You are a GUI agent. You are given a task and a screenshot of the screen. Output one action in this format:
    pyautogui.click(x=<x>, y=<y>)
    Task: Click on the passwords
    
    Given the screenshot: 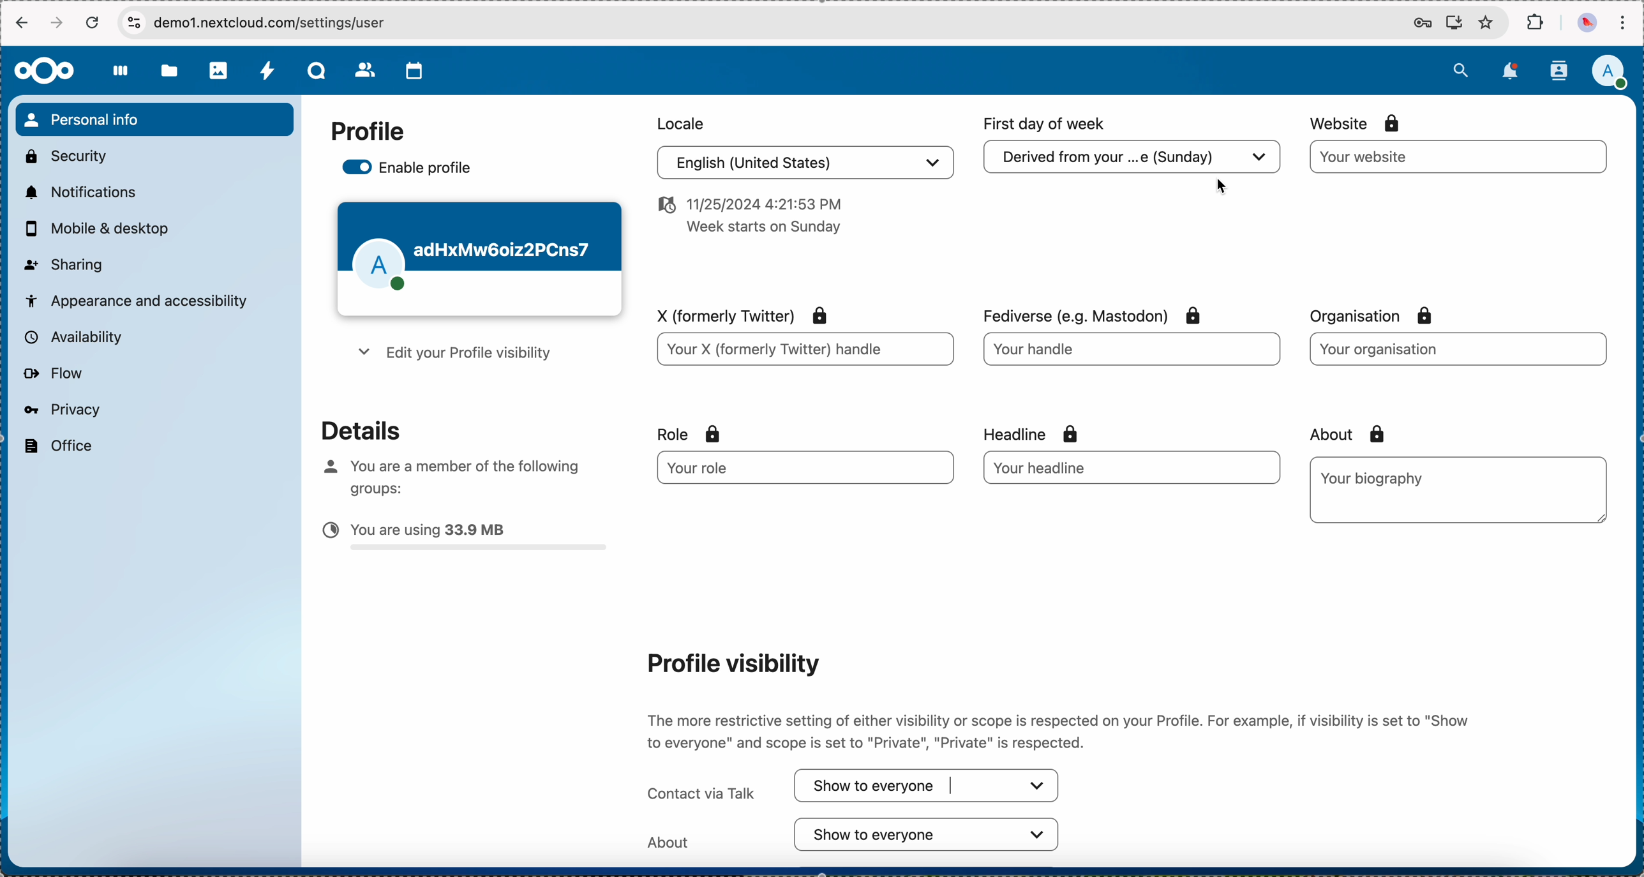 What is the action you would take?
    pyautogui.click(x=1419, y=24)
    